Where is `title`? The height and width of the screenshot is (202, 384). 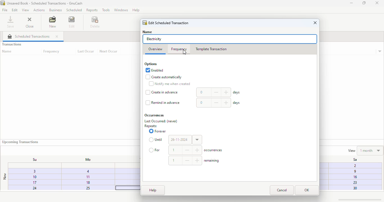 title is located at coordinates (45, 3).